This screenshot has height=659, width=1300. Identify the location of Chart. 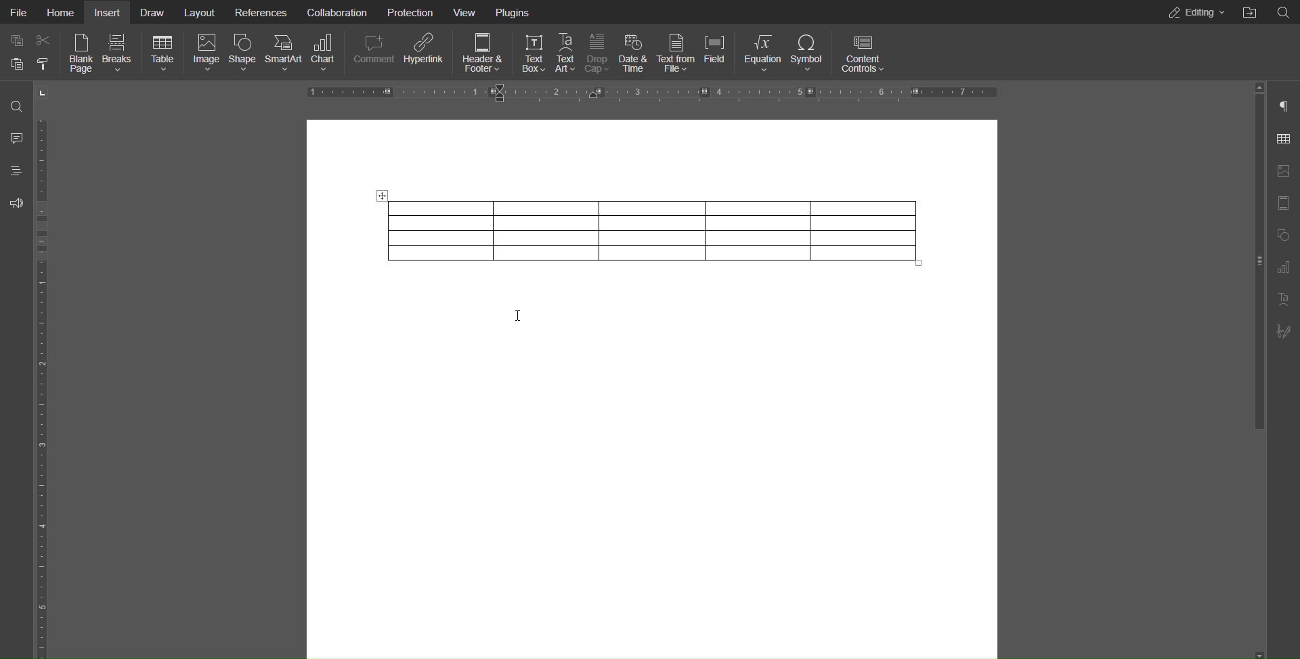
(325, 54).